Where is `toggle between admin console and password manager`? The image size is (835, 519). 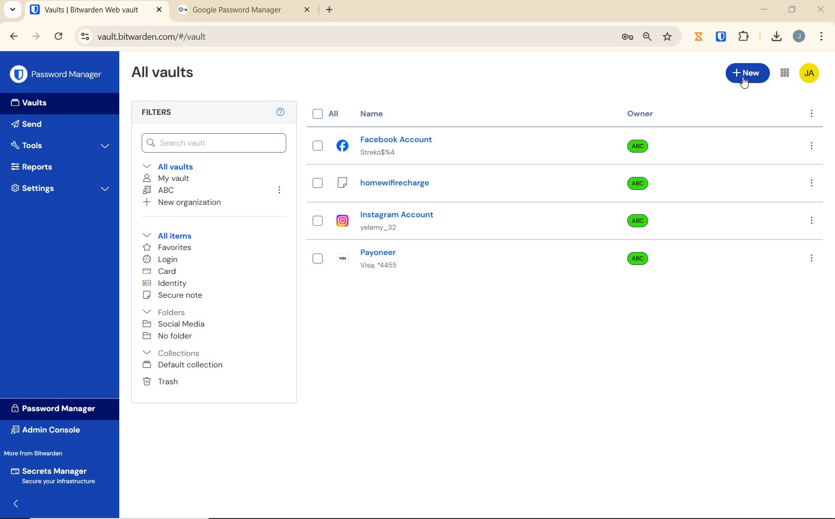
toggle between admin console and password manager is located at coordinates (784, 74).